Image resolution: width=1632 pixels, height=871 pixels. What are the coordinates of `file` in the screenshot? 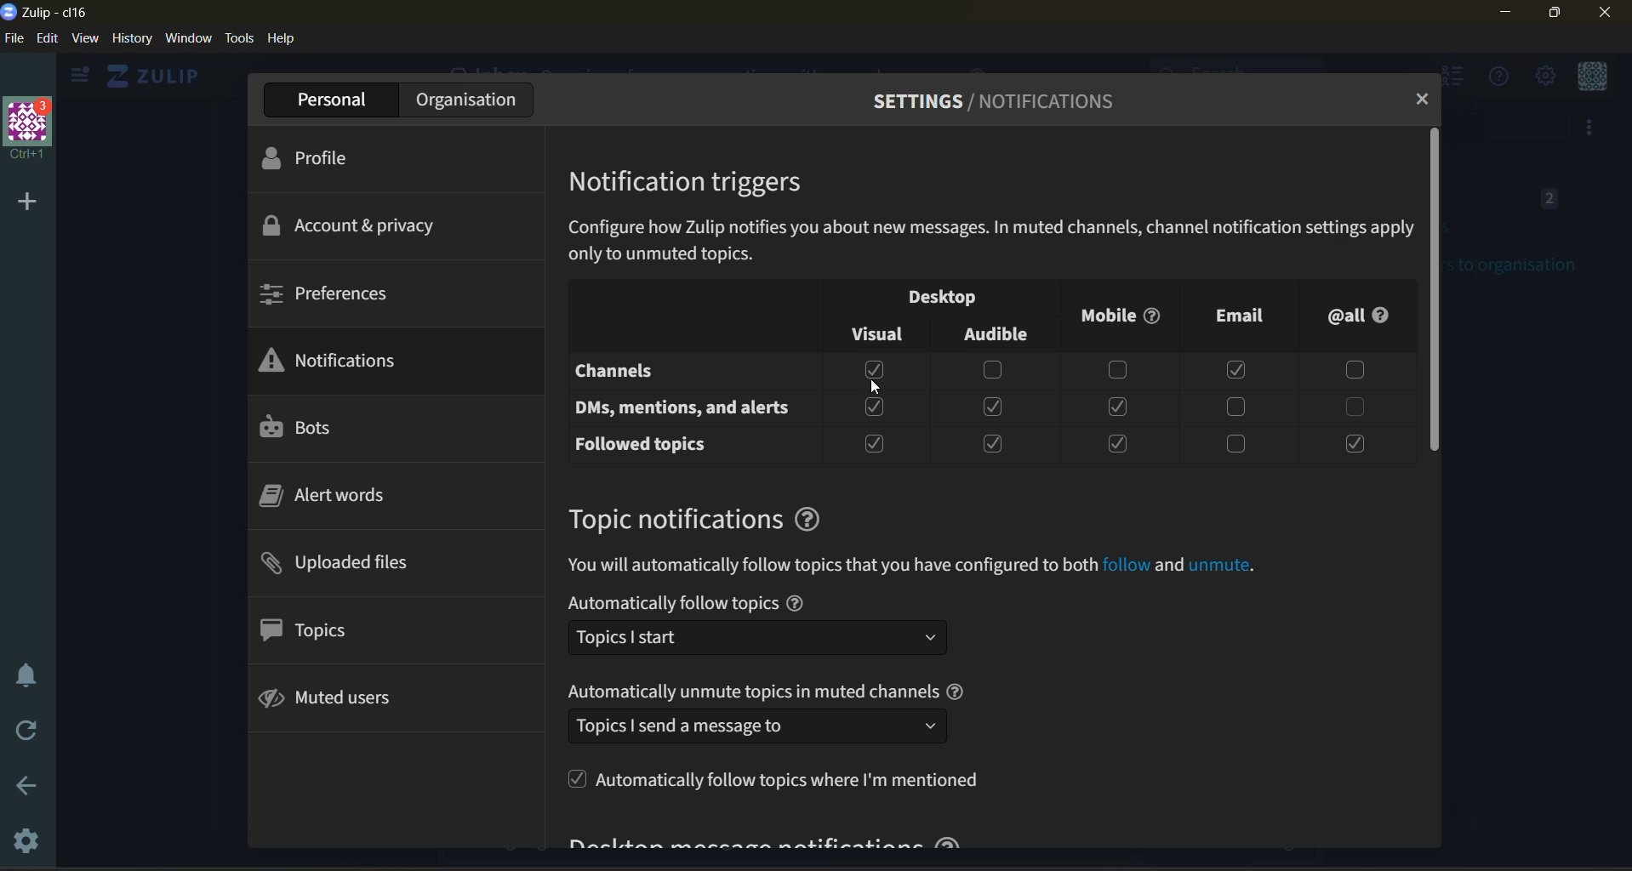 It's located at (14, 37).